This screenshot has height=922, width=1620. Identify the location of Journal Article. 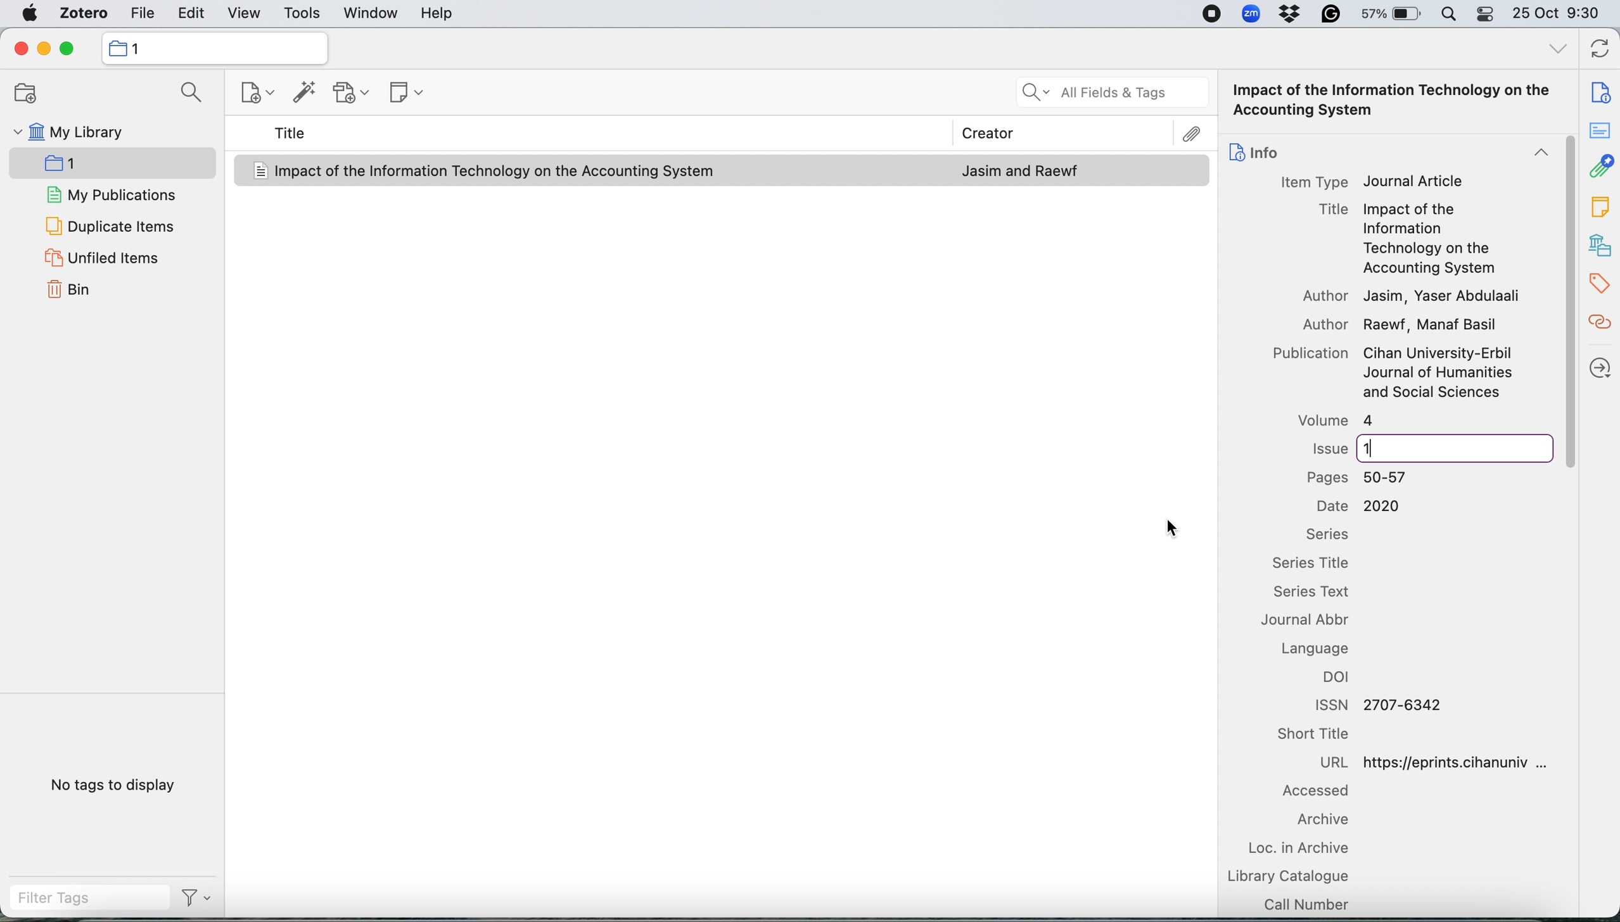
(1414, 181).